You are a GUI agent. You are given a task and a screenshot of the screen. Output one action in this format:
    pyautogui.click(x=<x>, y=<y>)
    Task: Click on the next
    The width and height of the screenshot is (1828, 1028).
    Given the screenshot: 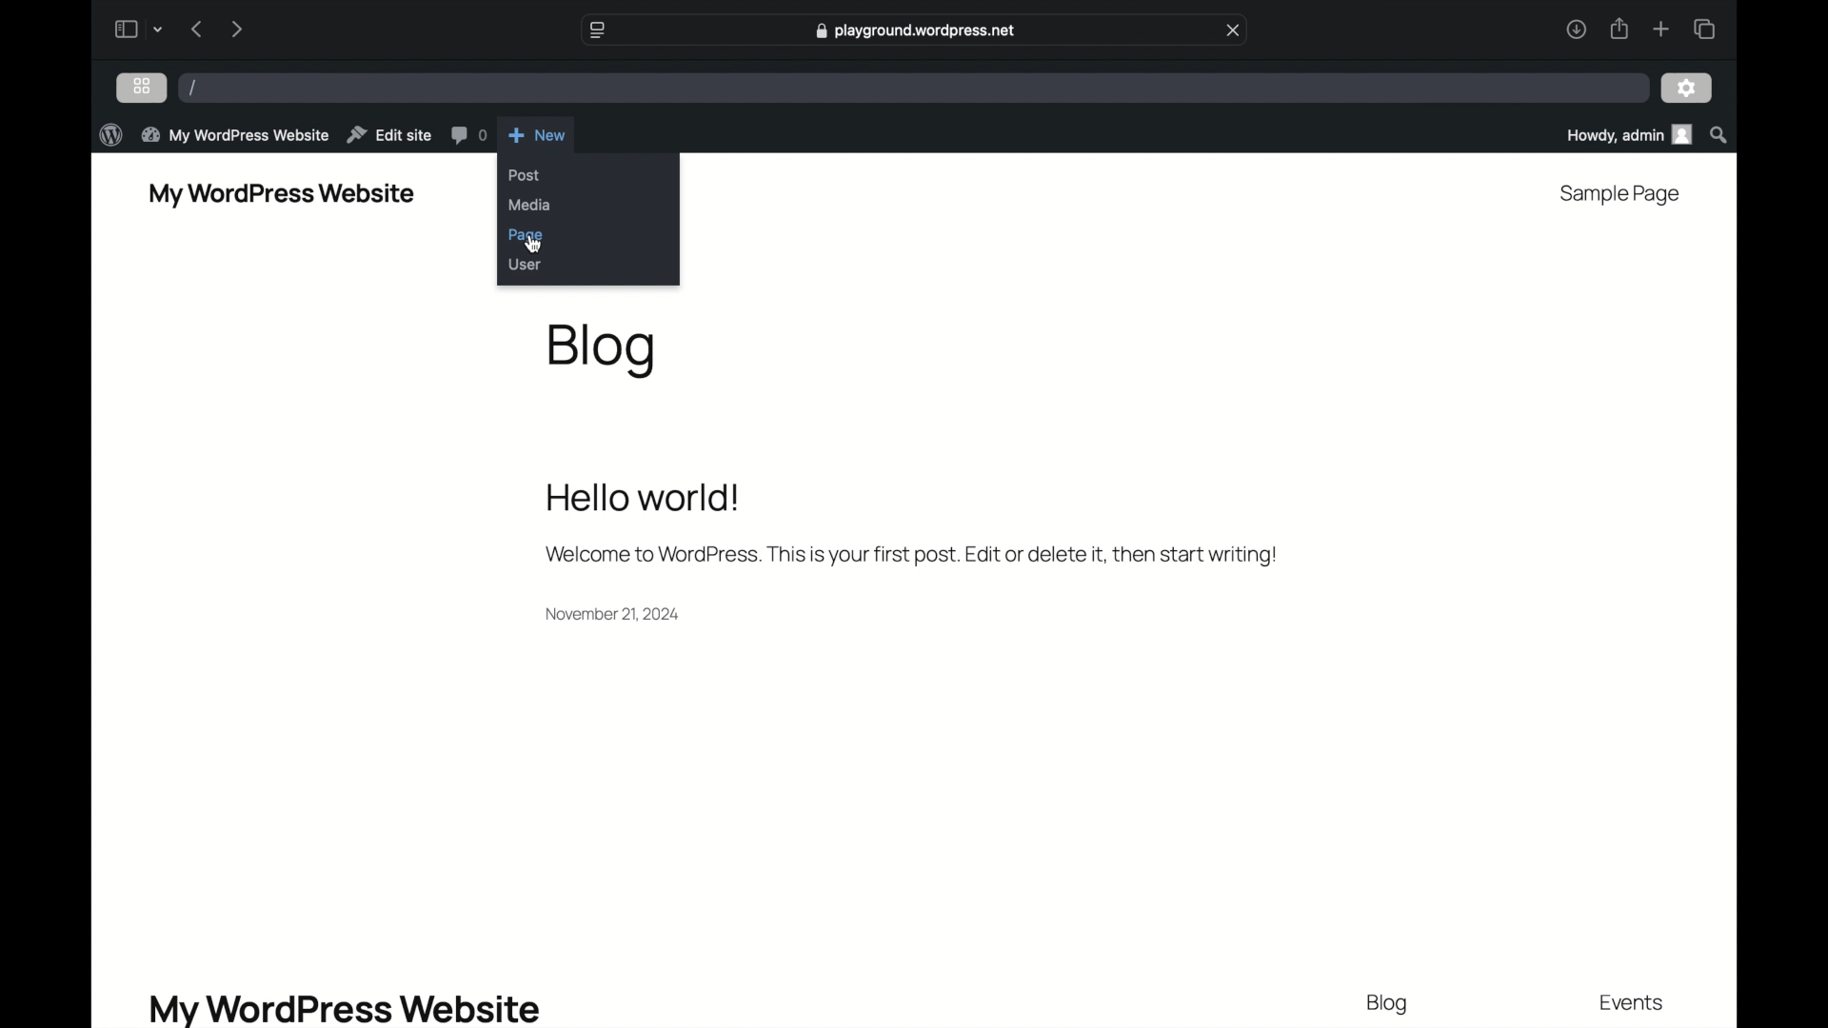 What is the action you would take?
    pyautogui.click(x=236, y=29)
    